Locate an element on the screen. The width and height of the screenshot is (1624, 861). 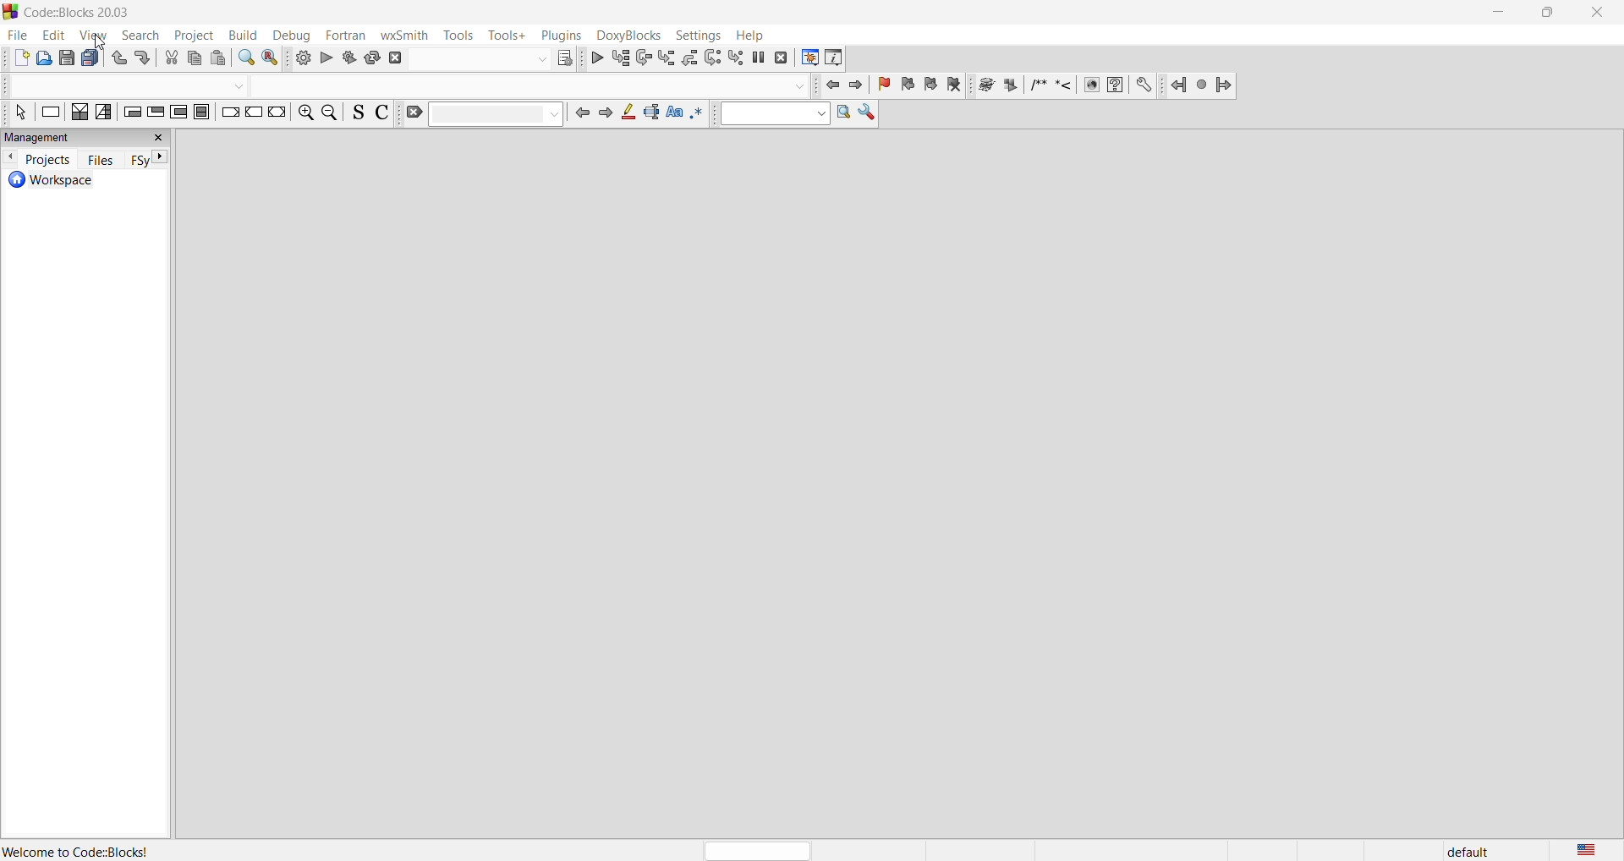
files is located at coordinates (102, 159).